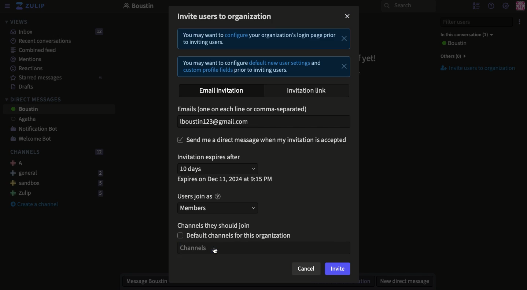 Image resolution: width=527 pixels, height=290 pixels. Describe the element at coordinates (347, 16) in the screenshot. I see `` at that location.